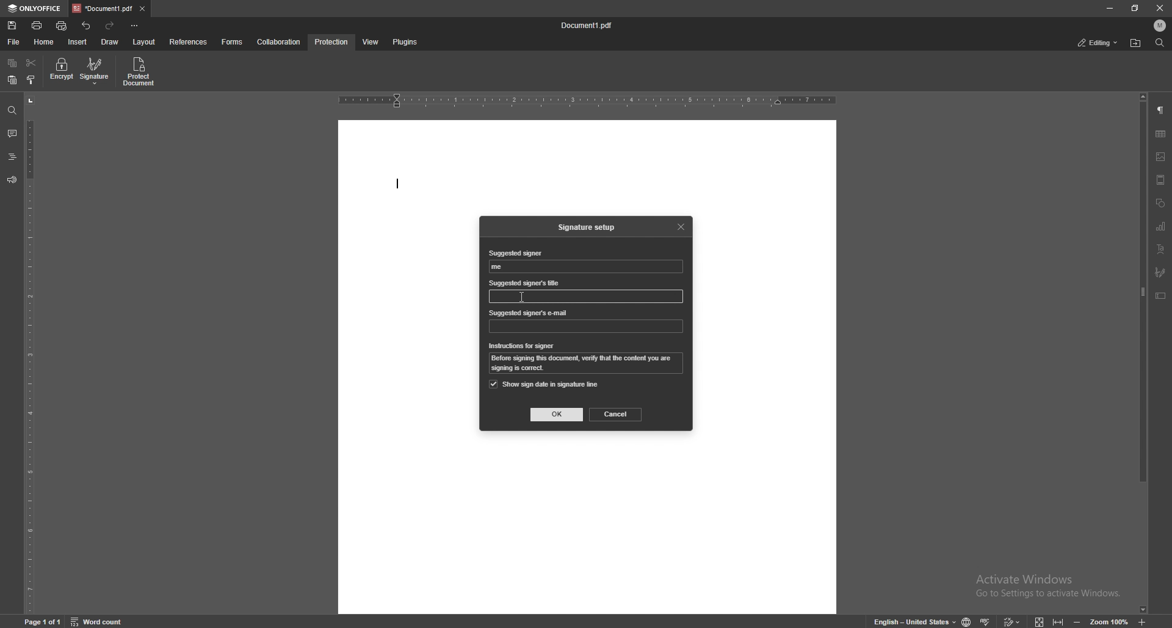  What do you see at coordinates (501, 267) in the screenshot?
I see `suggested signer` at bounding box center [501, 267].